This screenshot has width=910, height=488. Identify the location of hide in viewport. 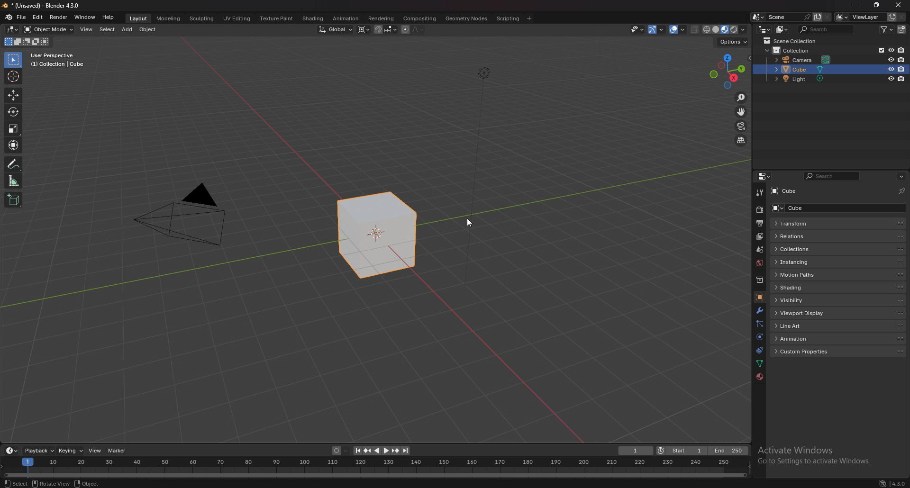
(890, 60).